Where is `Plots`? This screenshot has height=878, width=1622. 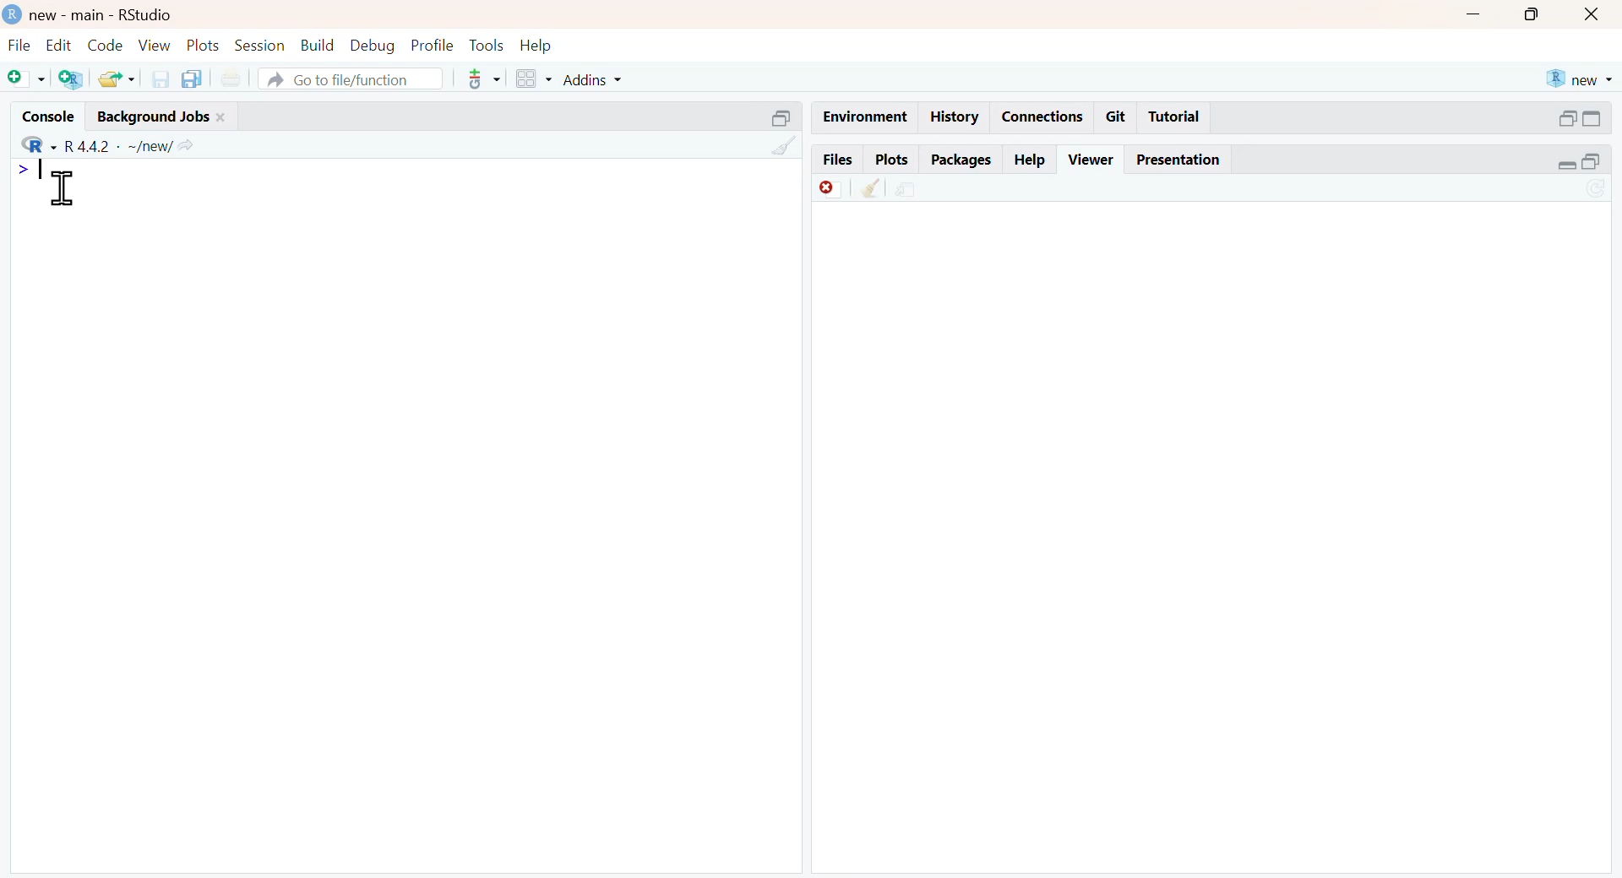 Plots is located at coordinates (892, 160).